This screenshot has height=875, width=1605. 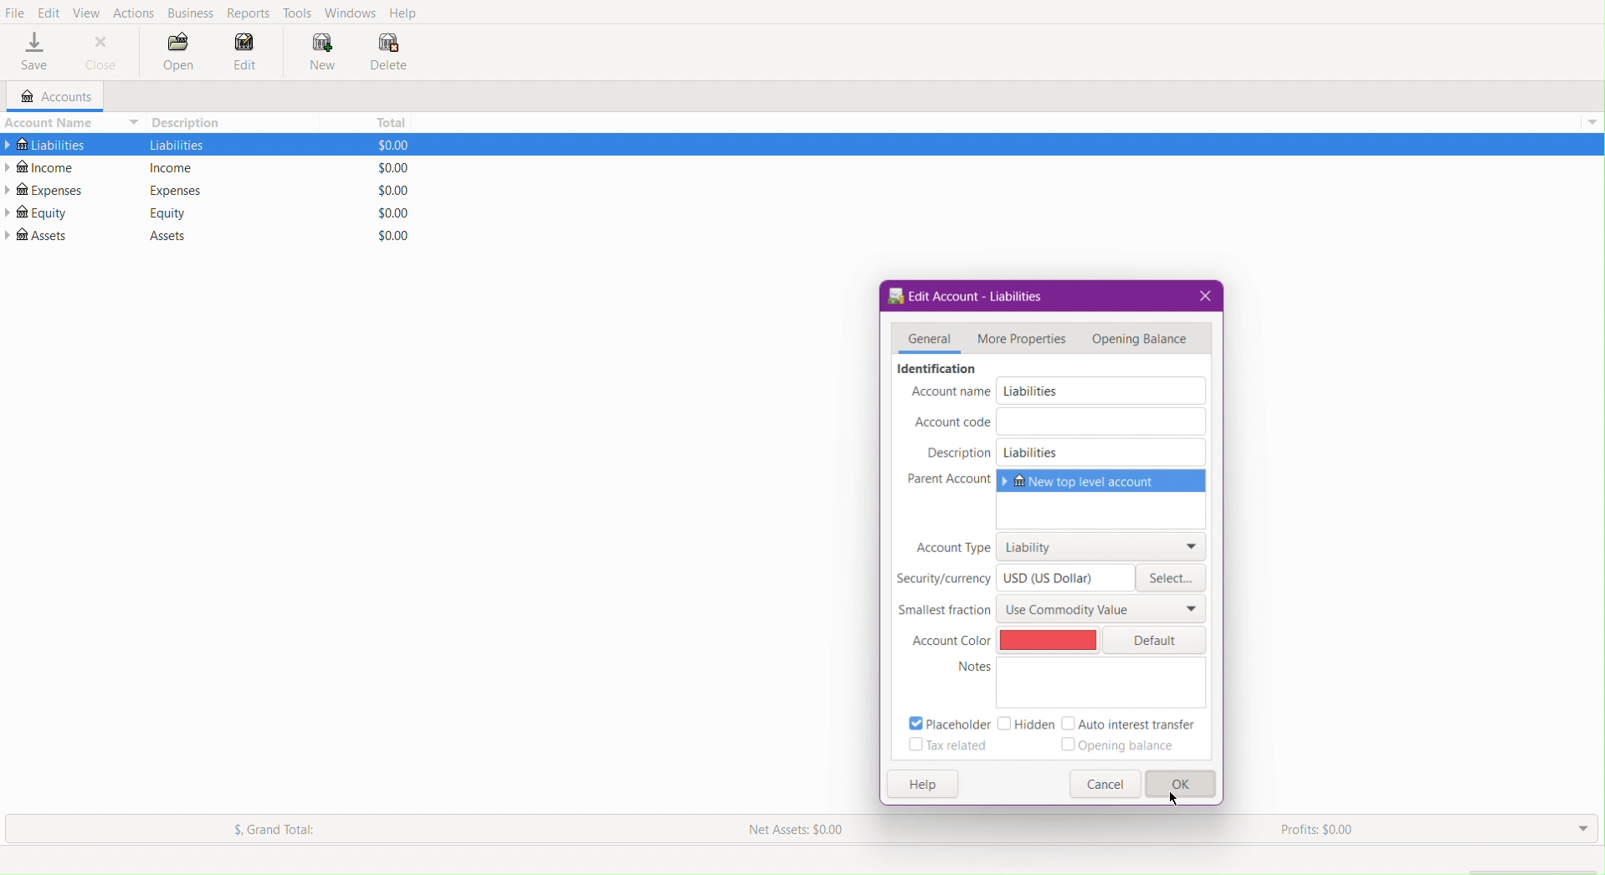 I want to click on Description, so click(x=958, y=451).